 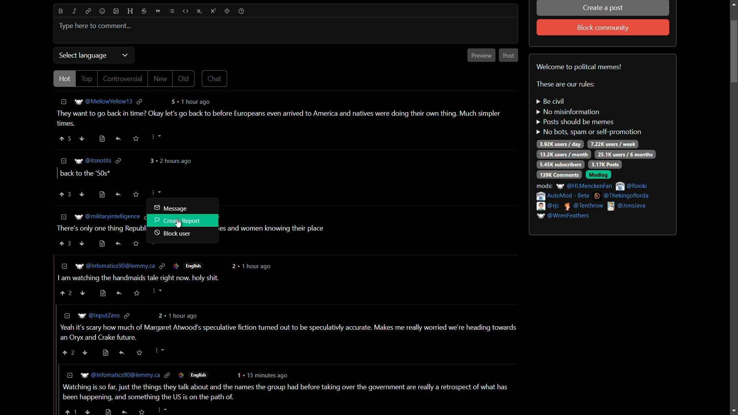 What do you see at coordinates (561, 144) in the screenshot?
I see `3.92k users/day` at bounding box center [561, 144].